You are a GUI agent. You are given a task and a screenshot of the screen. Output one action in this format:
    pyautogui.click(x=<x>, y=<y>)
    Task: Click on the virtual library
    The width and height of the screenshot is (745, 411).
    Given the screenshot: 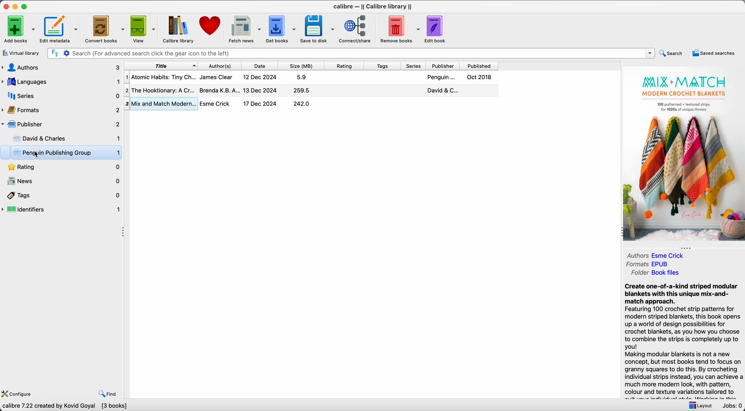 What is the action you would take?
    pyautogui.click(x=22, y=53)
    